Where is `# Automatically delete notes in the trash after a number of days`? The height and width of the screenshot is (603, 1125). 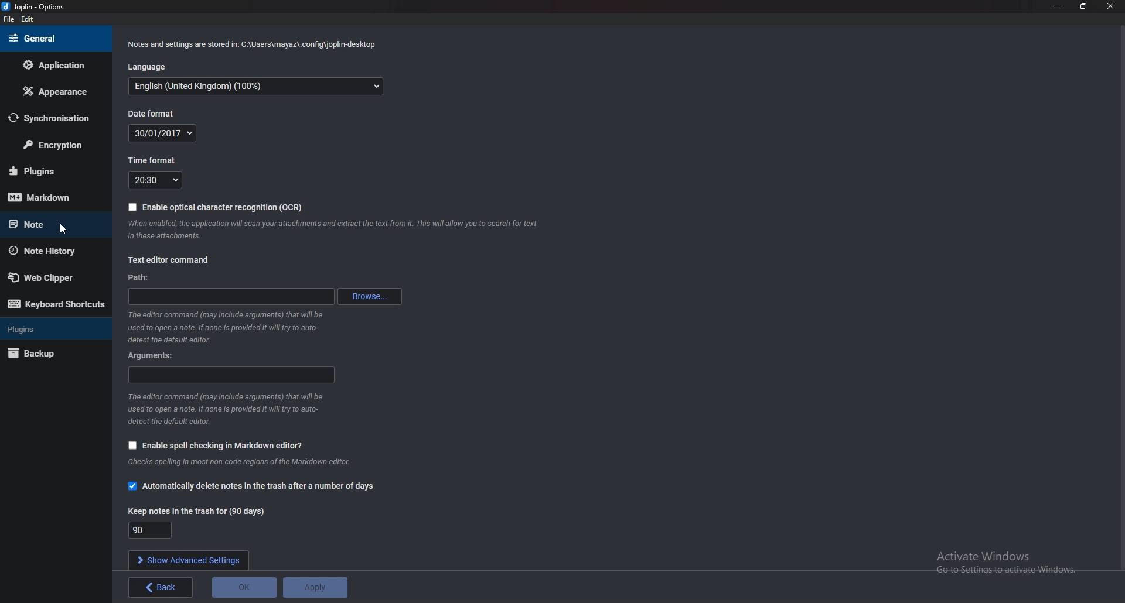 # Automatically delete notes in the trash after a number of days is located at coordinates (248, 485).